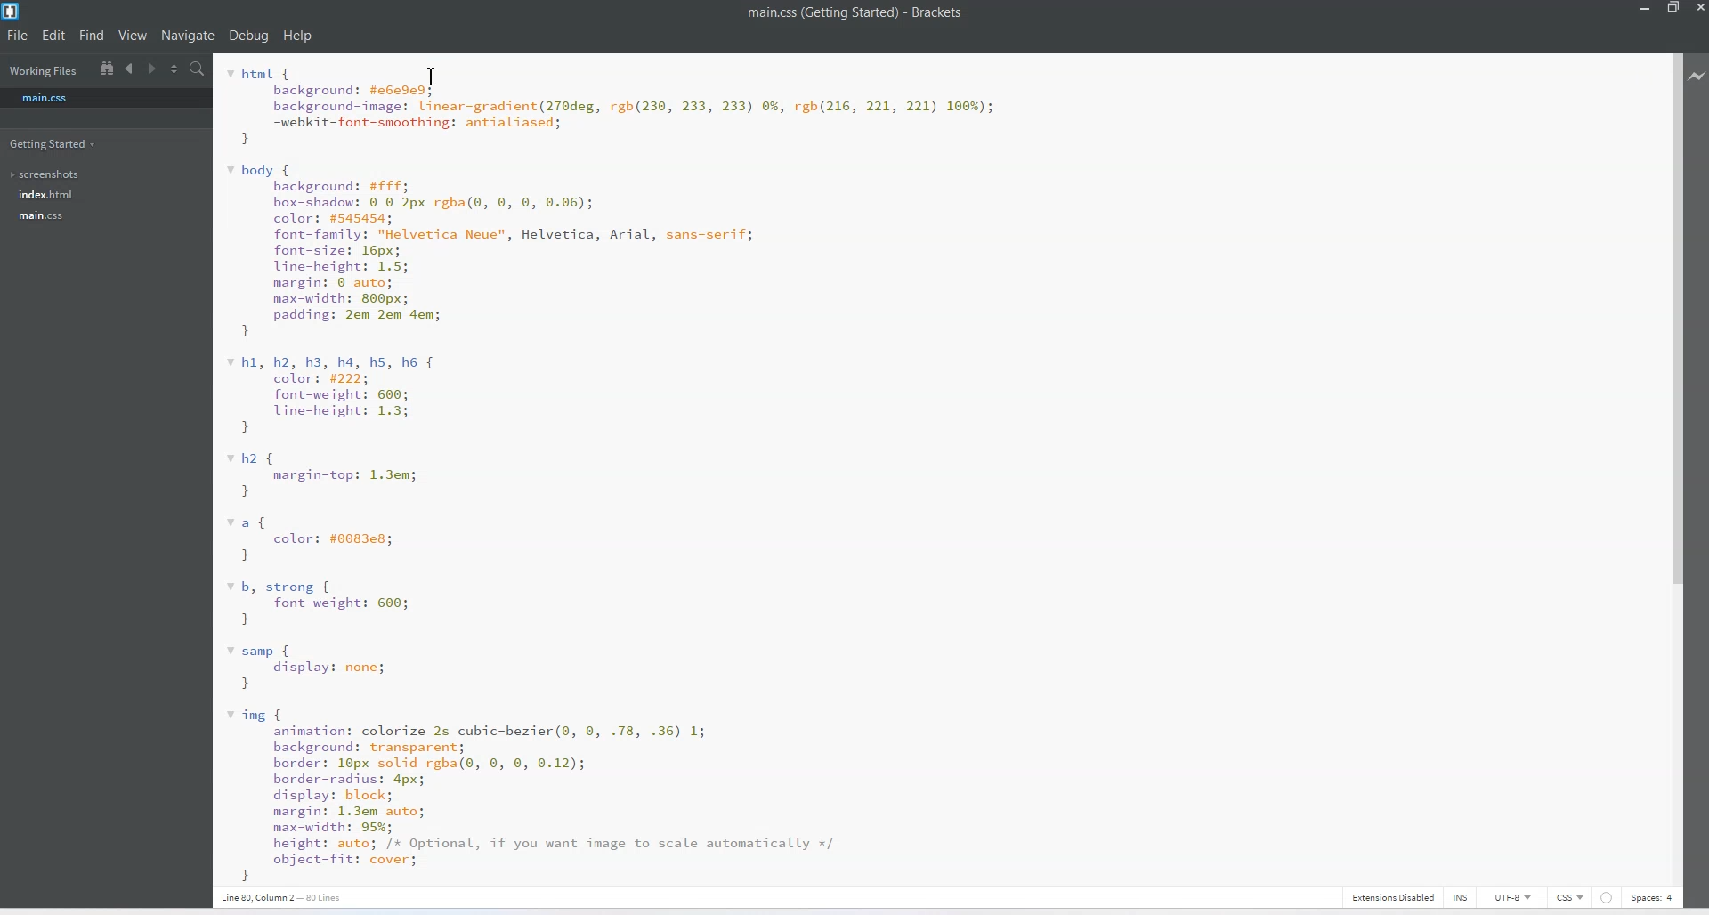  Describe the element at coordinates (106, 98) in the screenshot. I see `main.css` at that location.